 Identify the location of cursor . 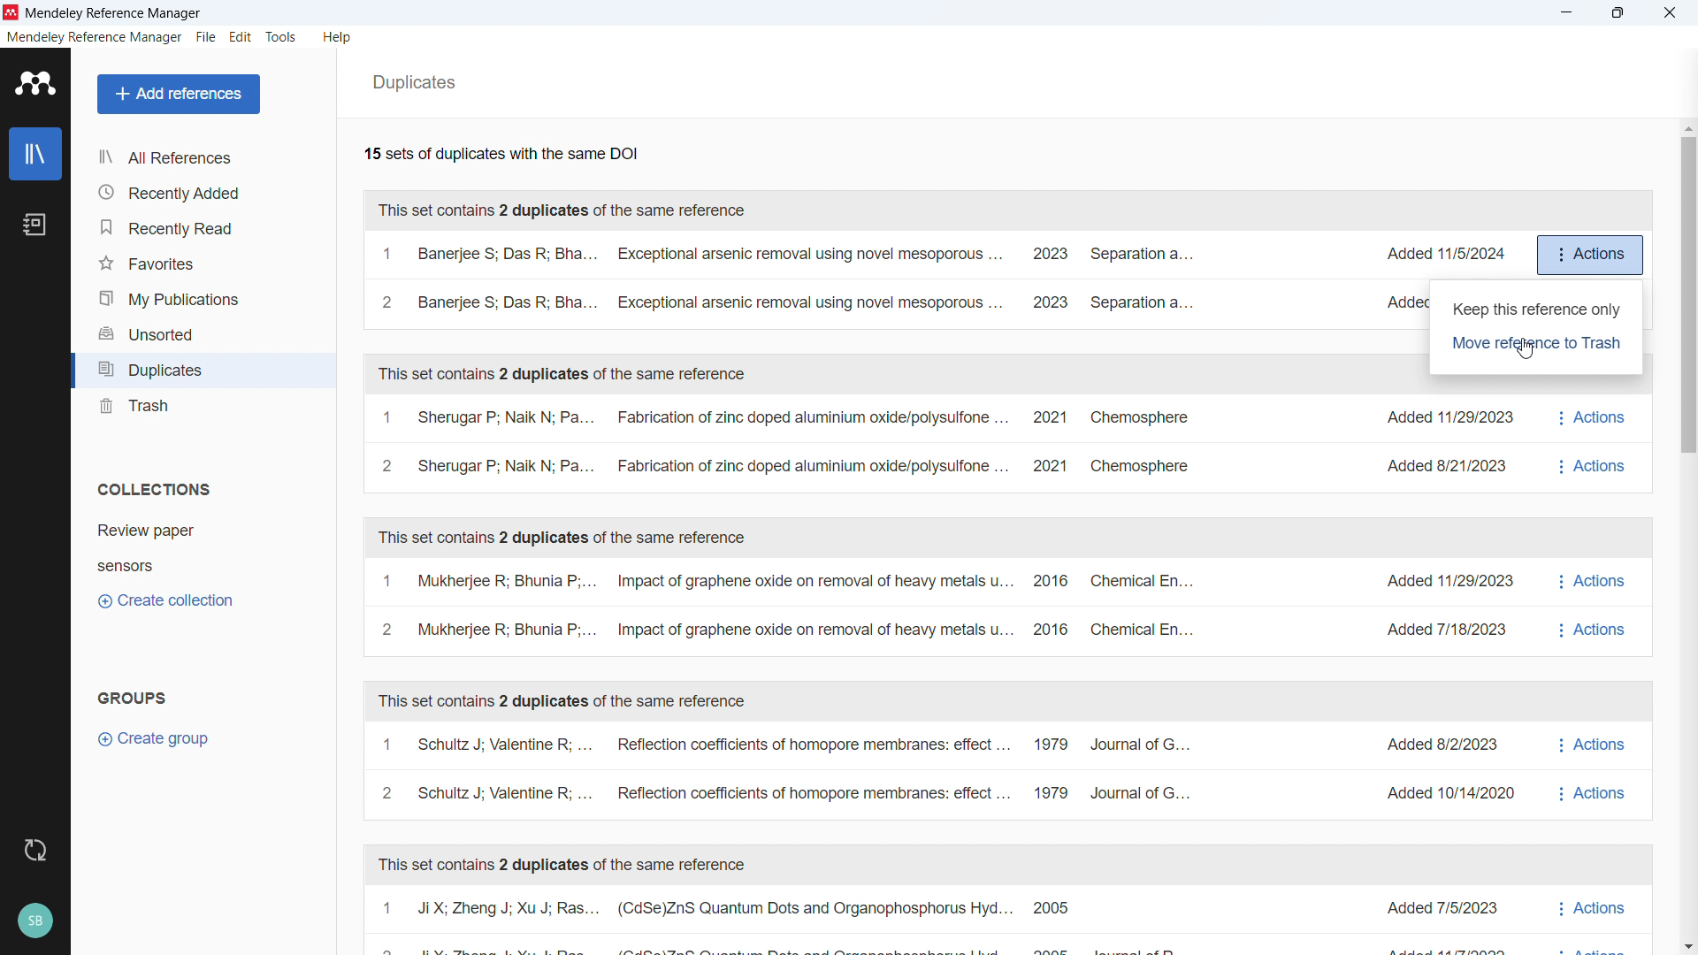
(1525, 349).